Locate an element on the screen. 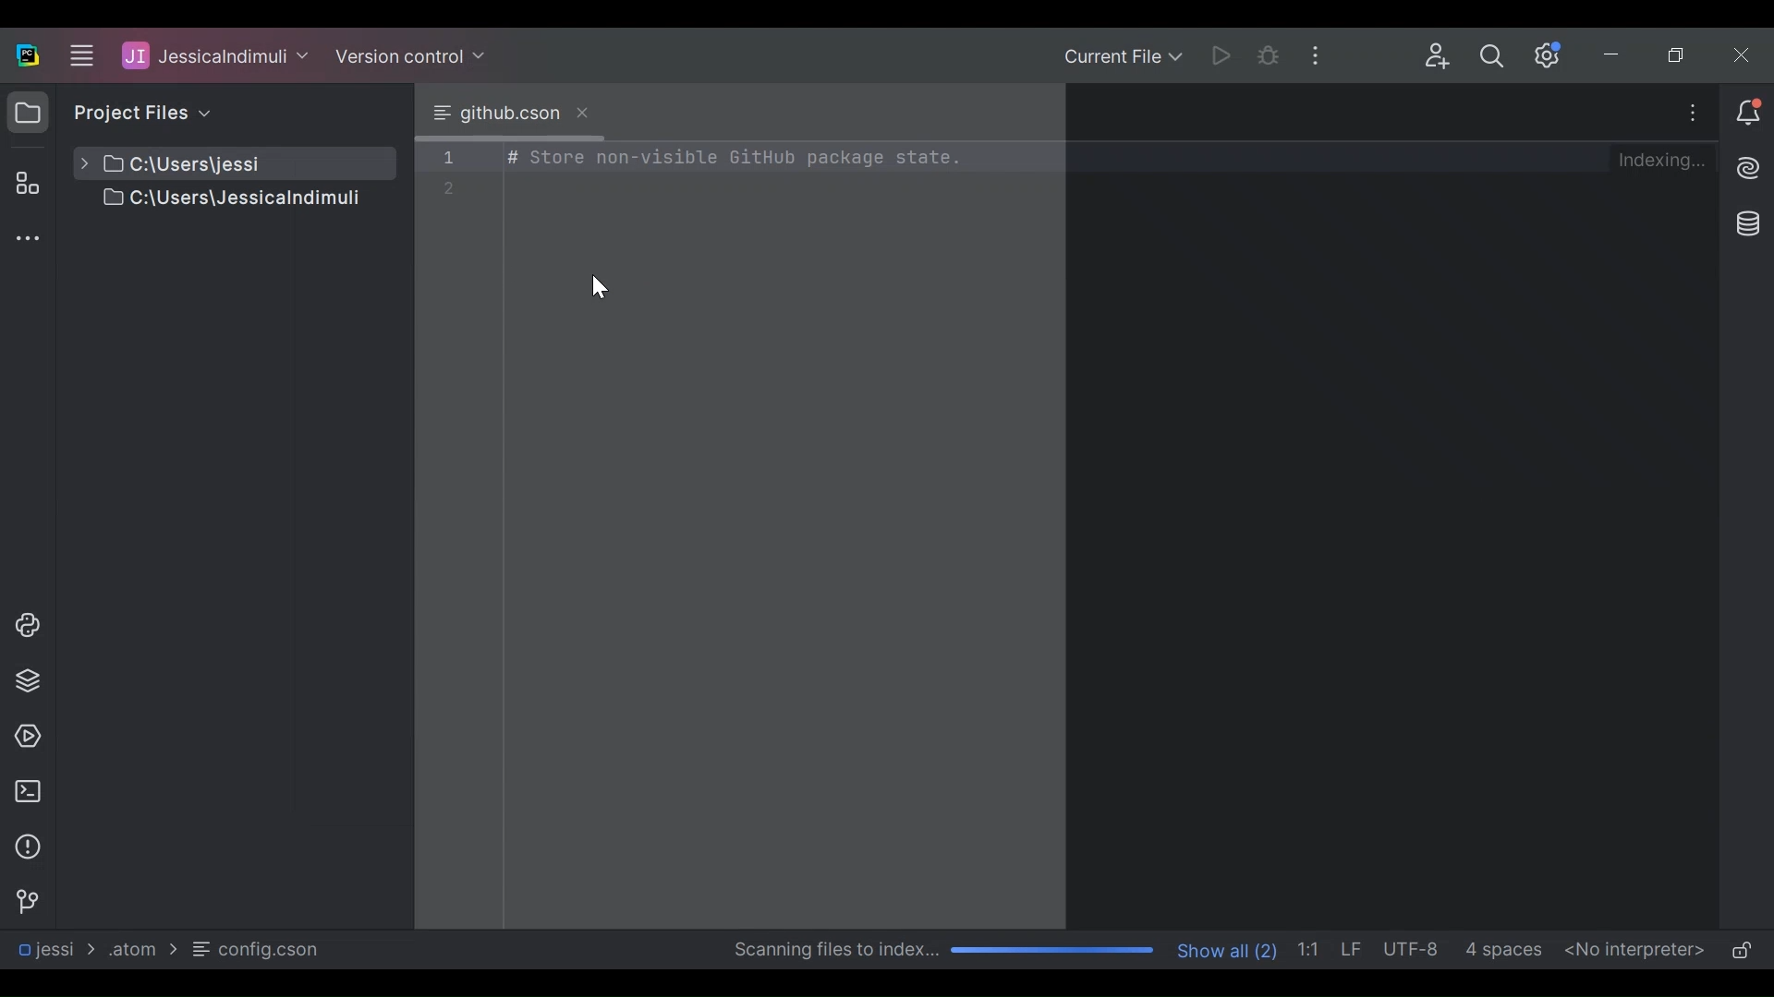  (un)lock is located at coordinates (1742, 952).